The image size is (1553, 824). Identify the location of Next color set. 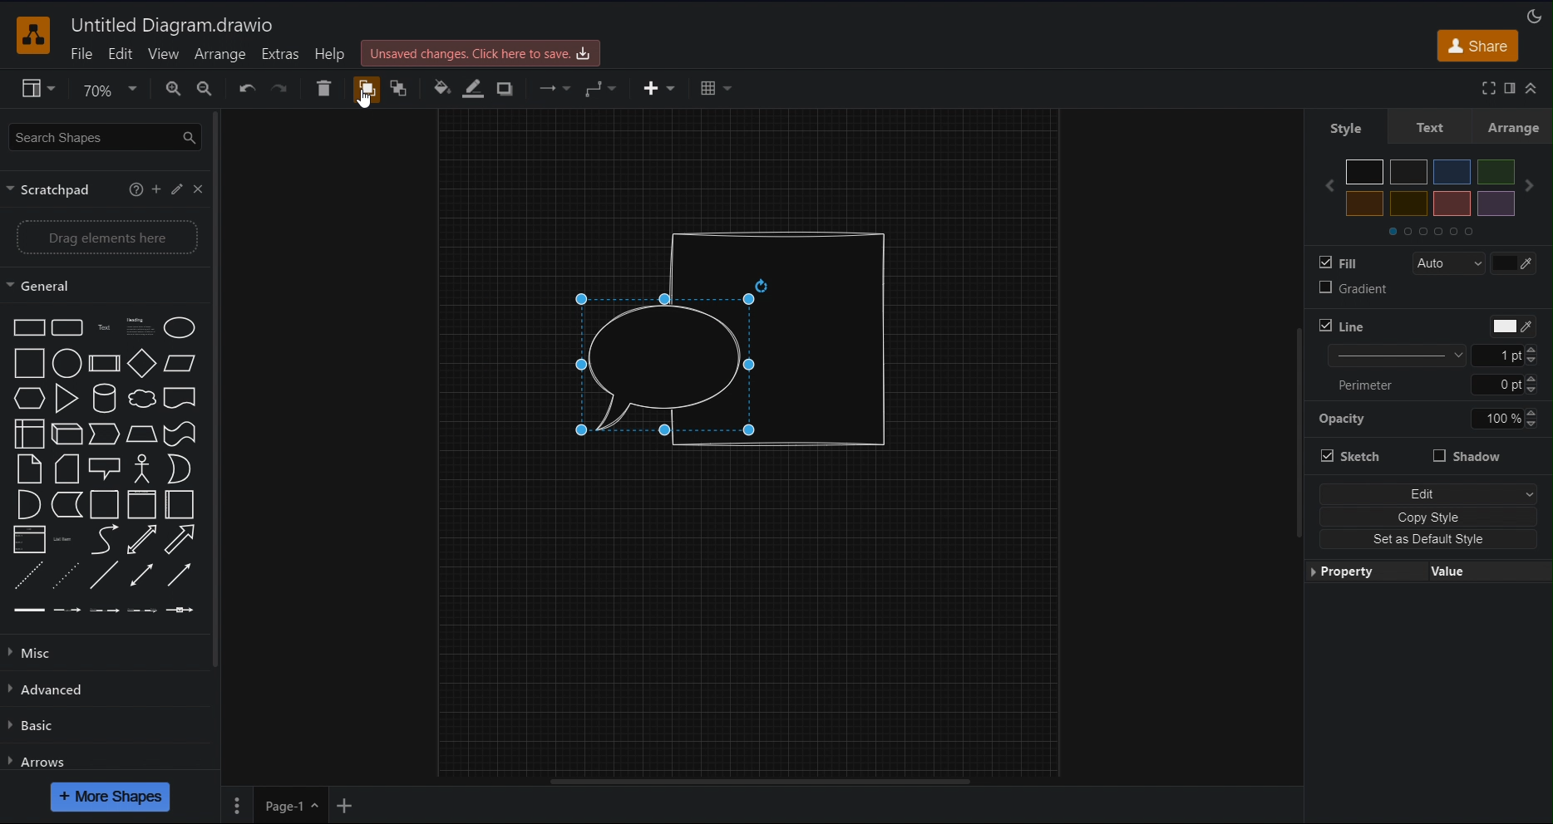
(1529, 185).